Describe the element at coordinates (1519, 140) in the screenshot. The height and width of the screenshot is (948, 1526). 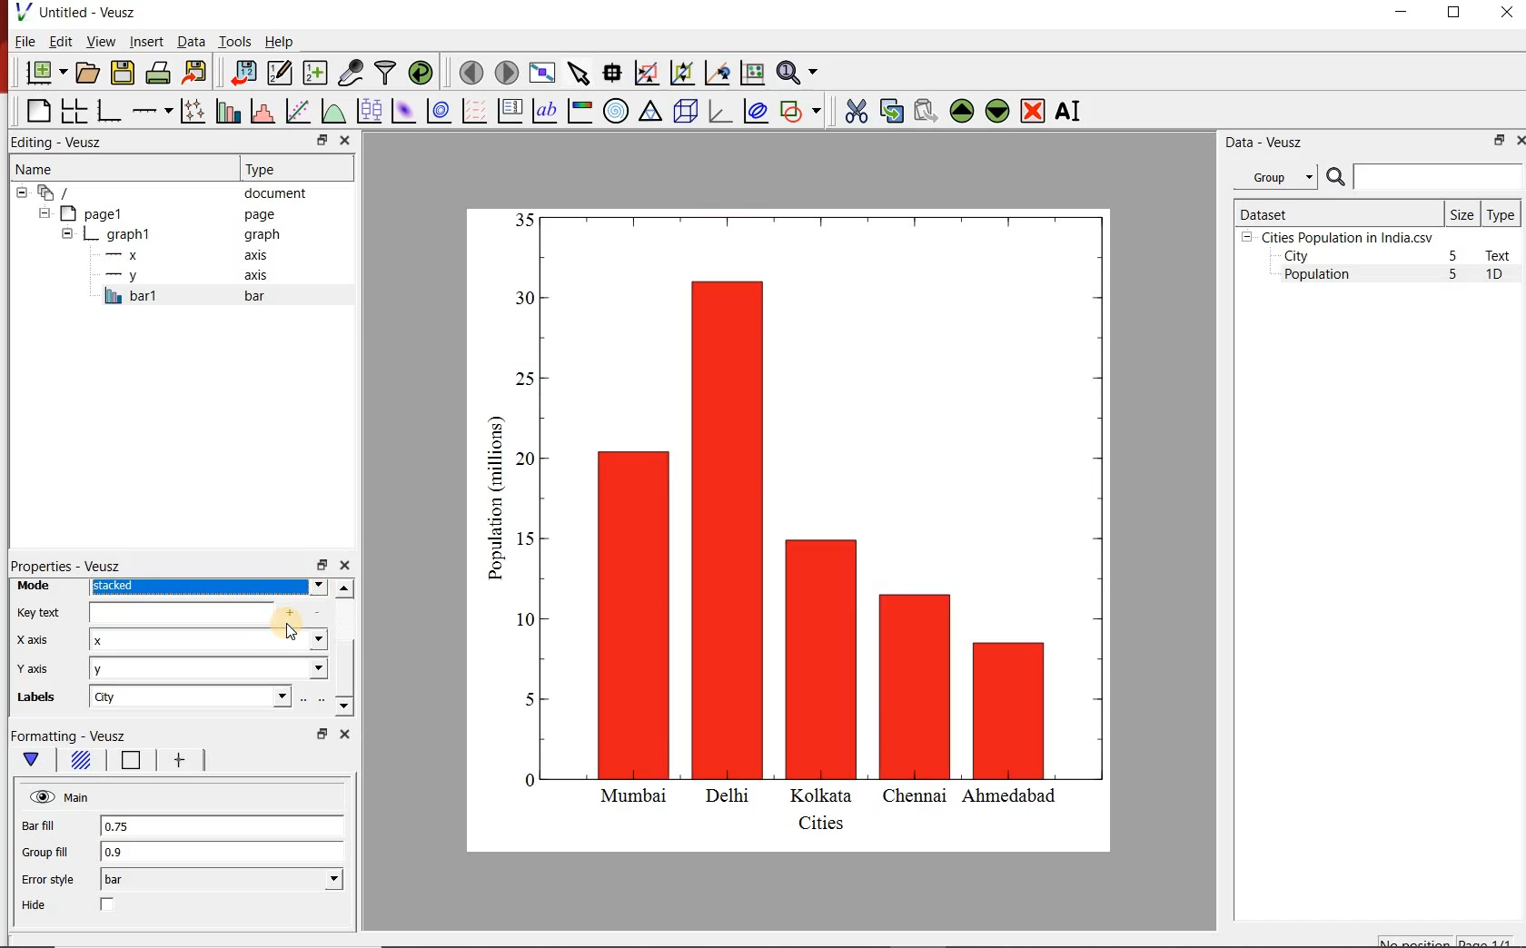
I see `close` at that location.